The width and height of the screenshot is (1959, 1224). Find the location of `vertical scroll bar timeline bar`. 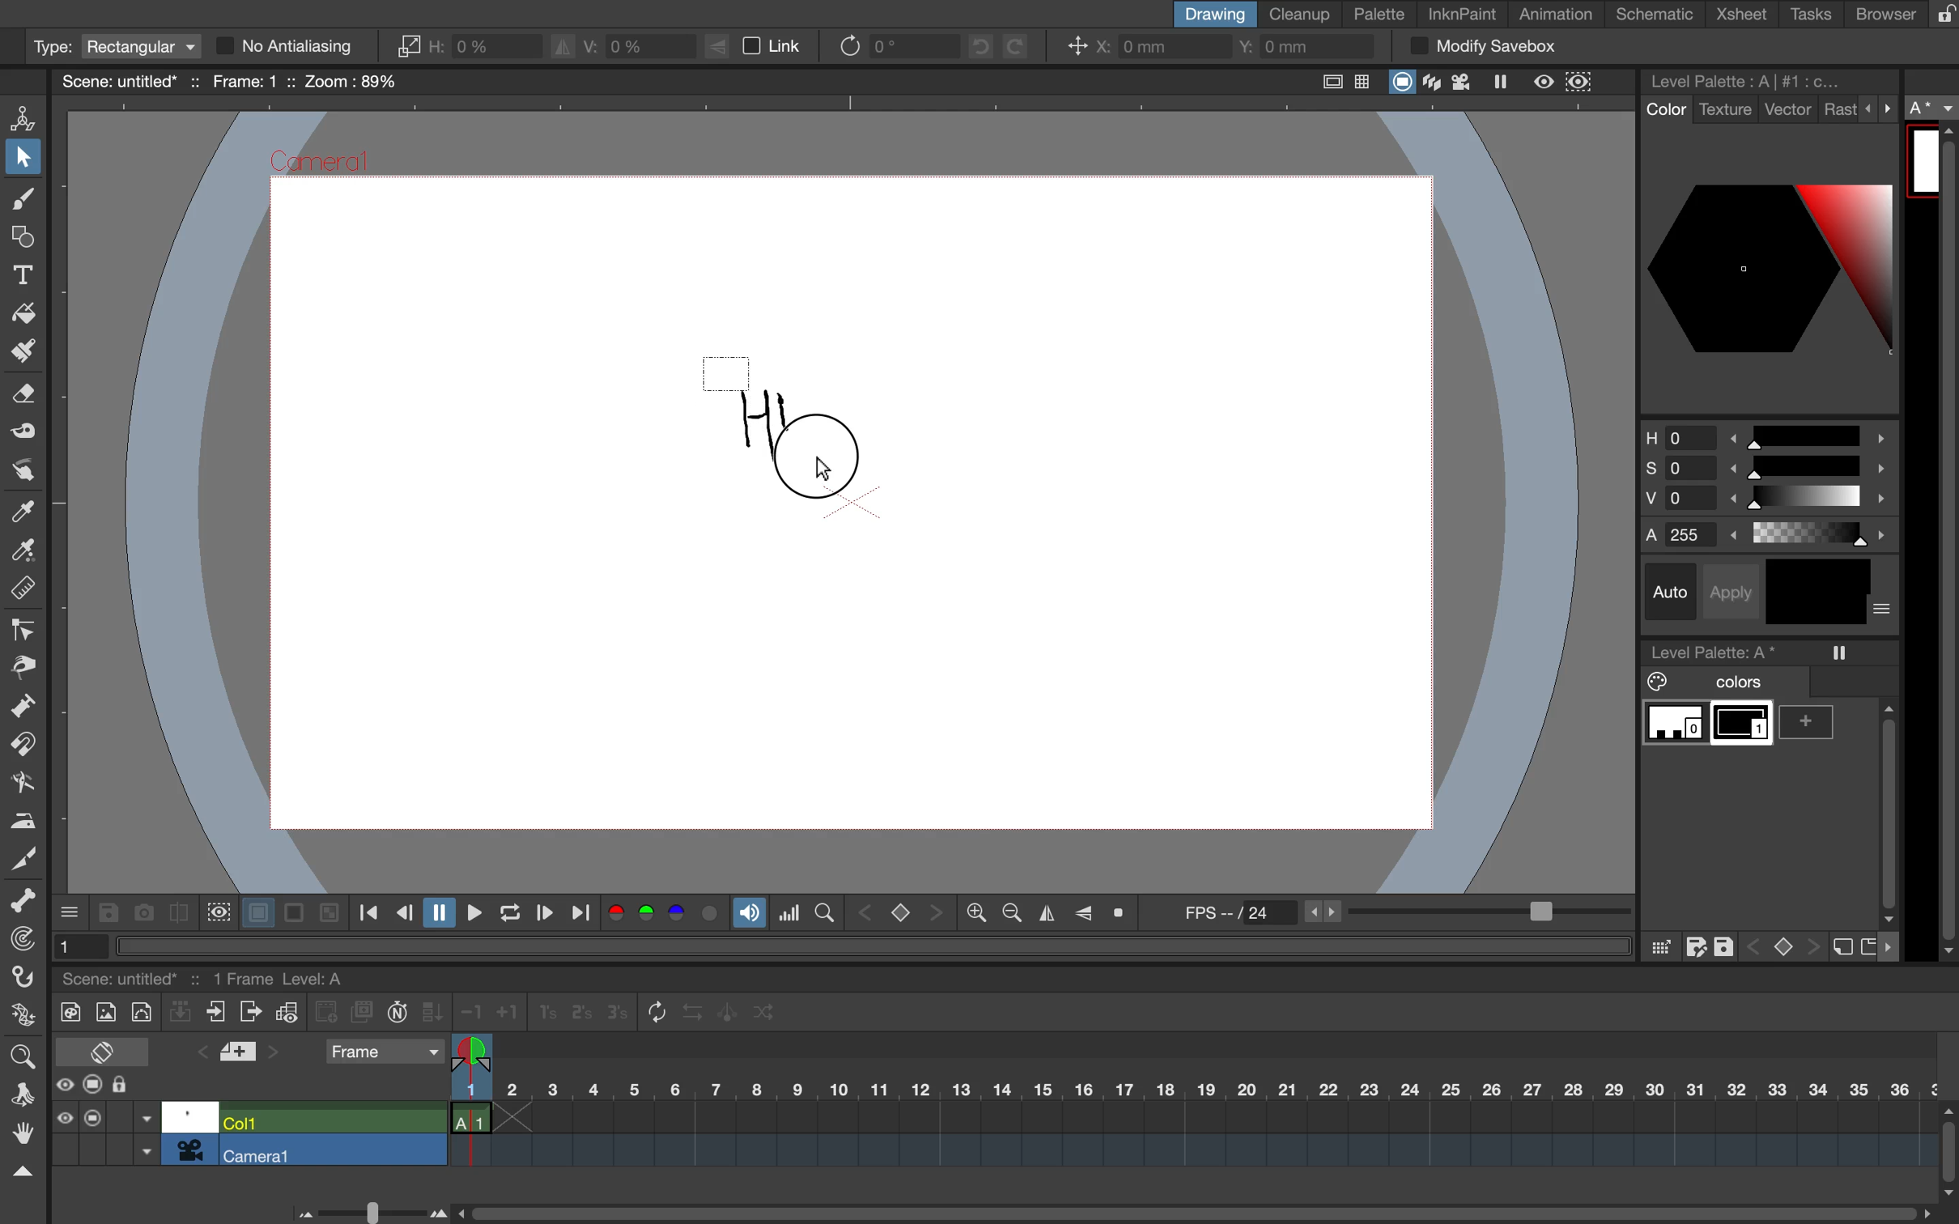

vertical scroll bar timeline bar is located at coordinates (1947, 1150).